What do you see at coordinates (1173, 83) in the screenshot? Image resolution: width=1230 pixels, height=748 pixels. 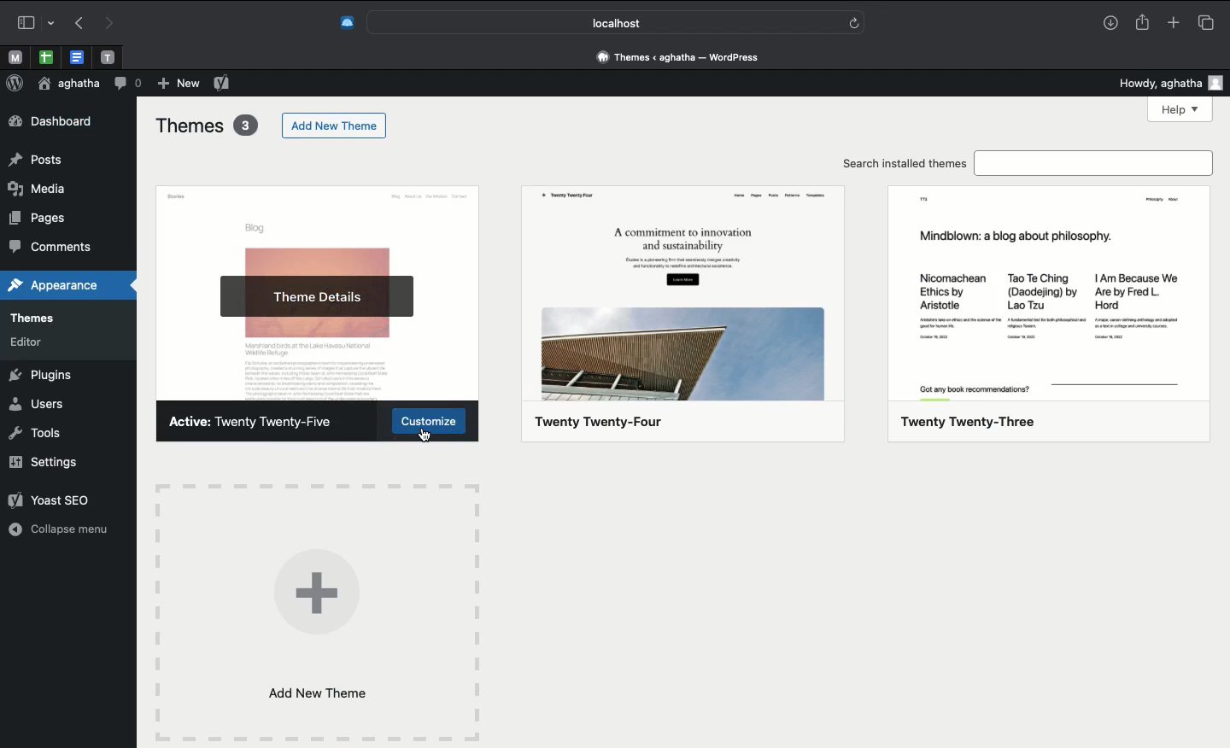 I see `Howdy user` at bounding box center [1173, 83].